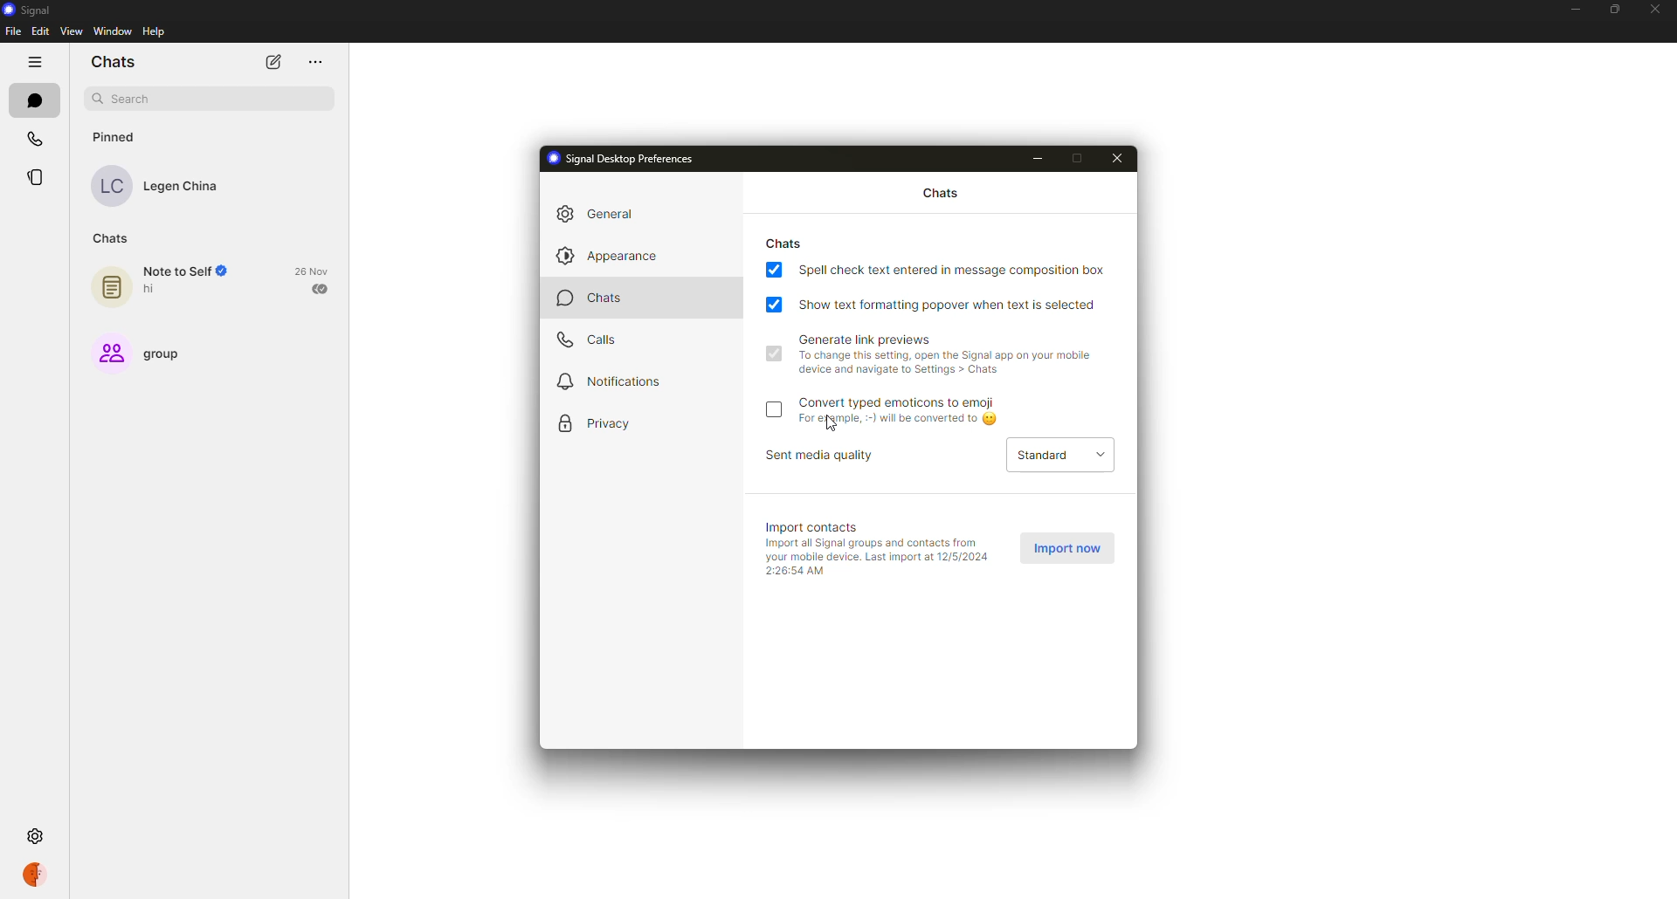  What do you see at coordinates (950, 354) in the screenshot?
I see `generate link preview` at bounding box center [950, 354].